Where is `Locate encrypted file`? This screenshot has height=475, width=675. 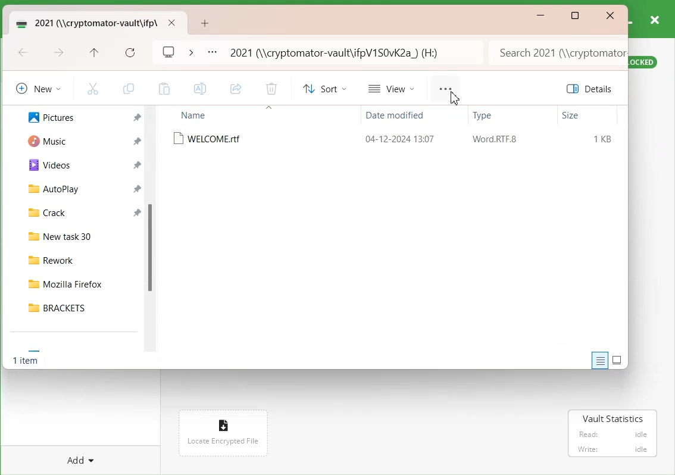 Locate encrypted file is located at coordinates (219, 441).